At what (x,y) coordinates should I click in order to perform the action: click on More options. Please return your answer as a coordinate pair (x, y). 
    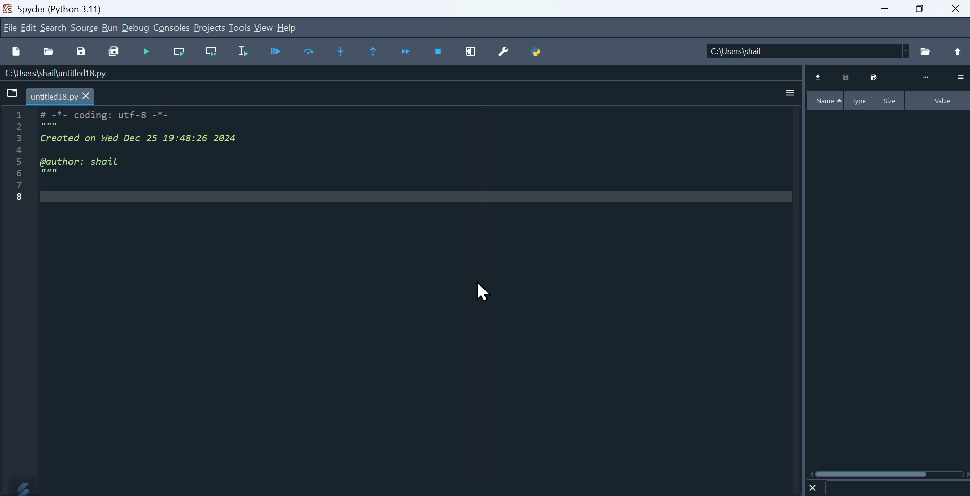
    Looking at the image, I should click on (790, 92).